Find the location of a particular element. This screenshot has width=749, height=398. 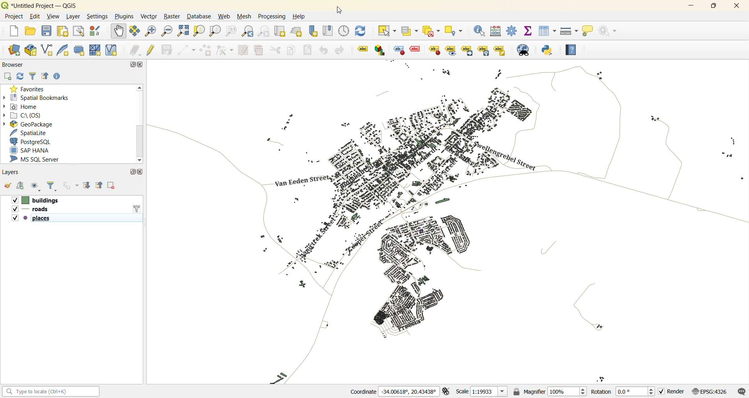

filter is located at coordinates (137, 208).